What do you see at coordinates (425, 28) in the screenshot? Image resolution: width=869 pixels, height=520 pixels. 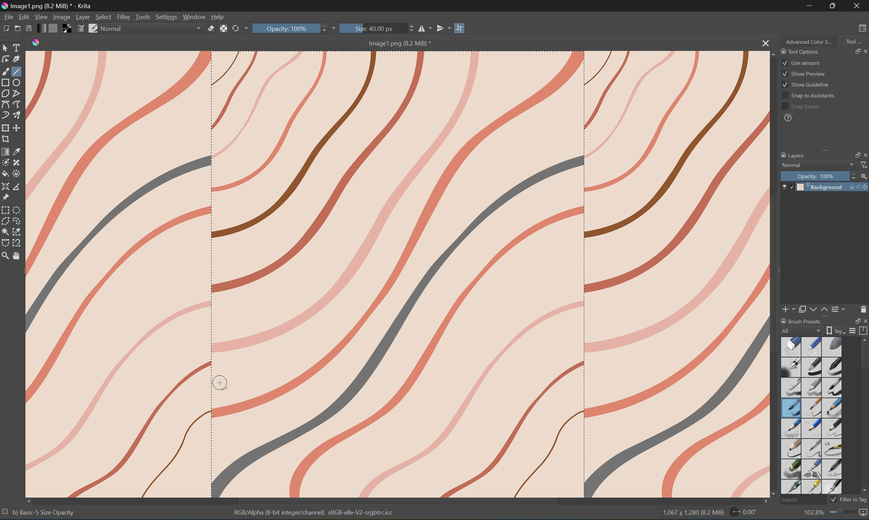 I see `Horizontal mirror tool` at bounding box center [425, 28].